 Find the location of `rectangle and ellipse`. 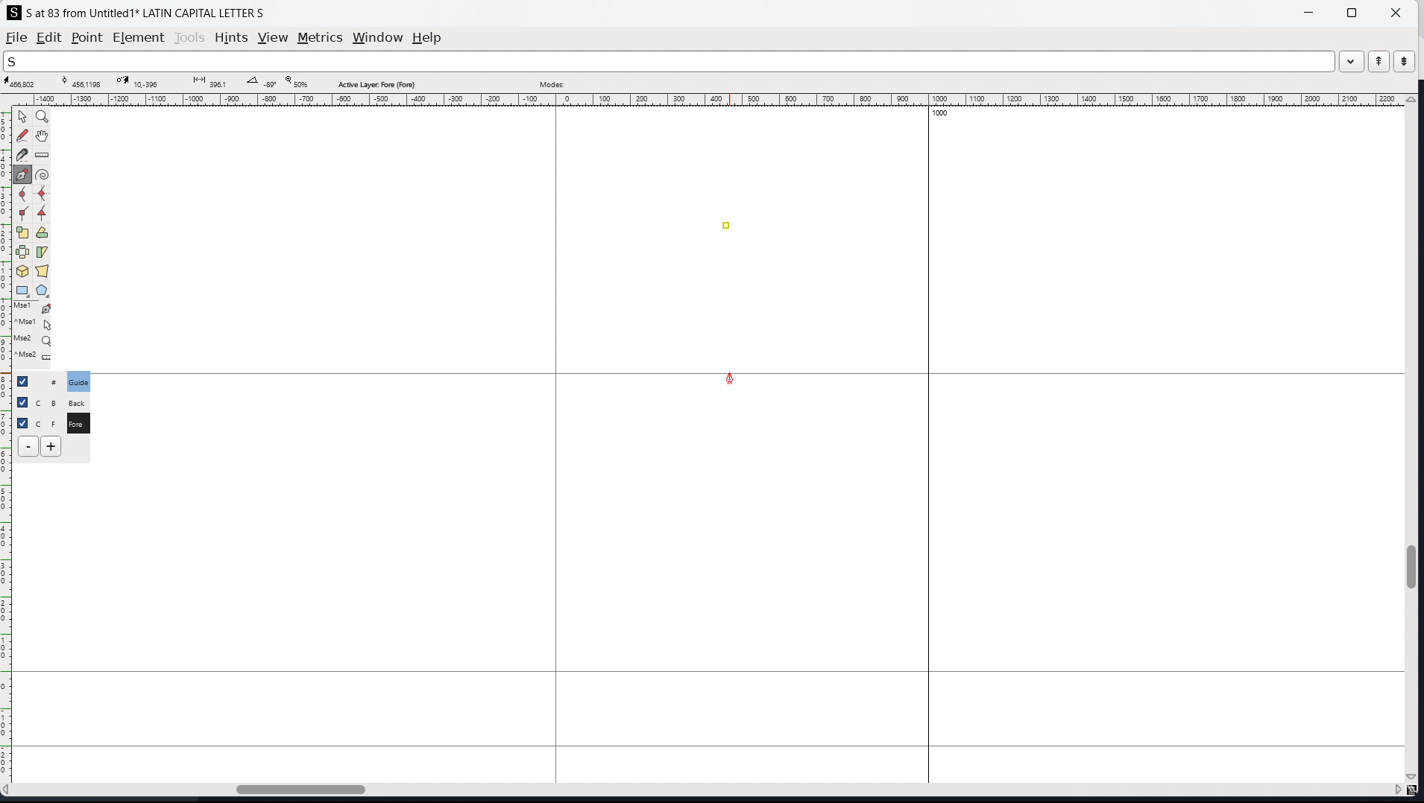

rectangle and ellipse is located at coordinates (23, 291).